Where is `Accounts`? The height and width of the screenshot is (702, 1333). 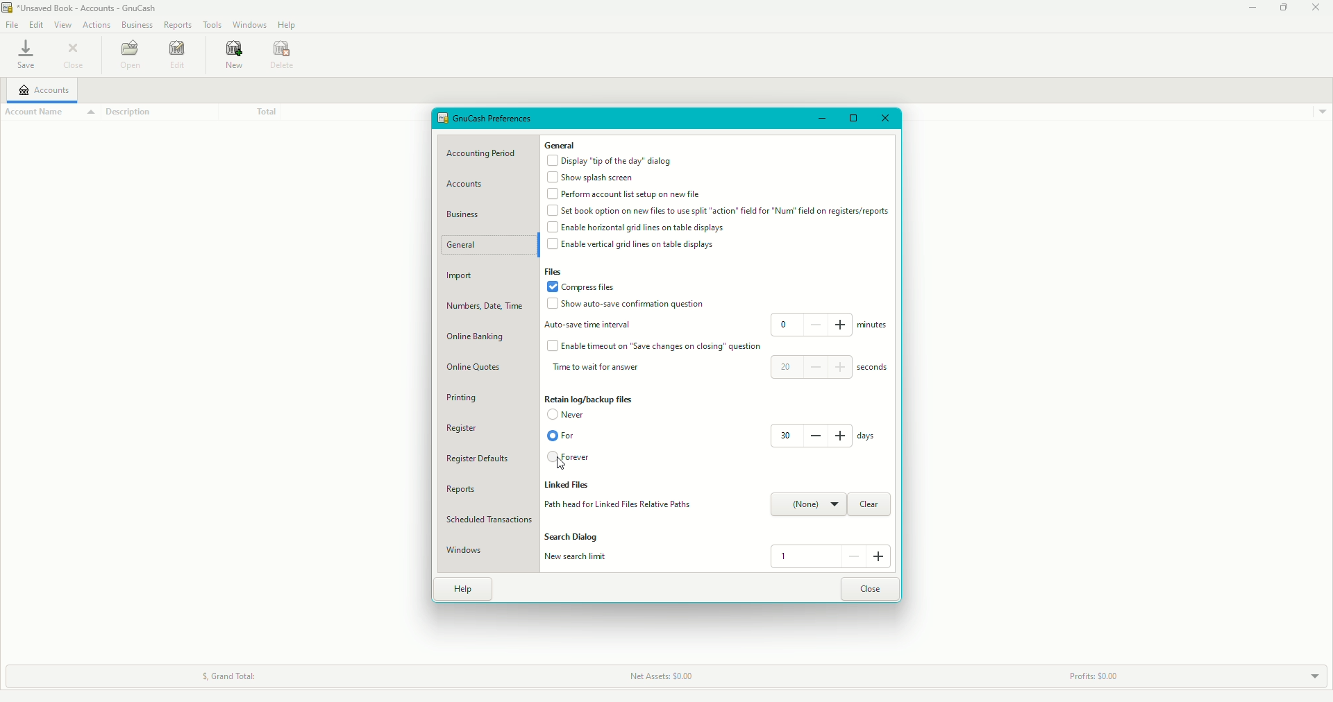
Accounts is located at coordinates (43, 89).